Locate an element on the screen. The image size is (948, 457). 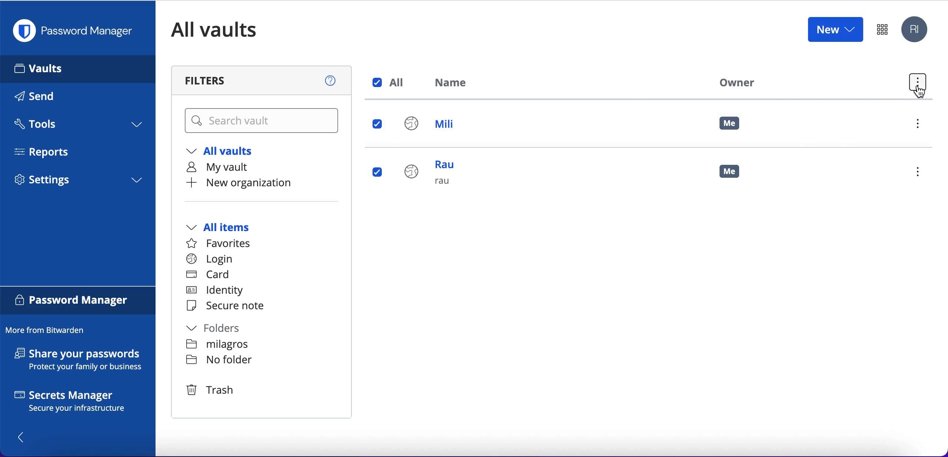
all vaults is located at coordinates (225, 152).